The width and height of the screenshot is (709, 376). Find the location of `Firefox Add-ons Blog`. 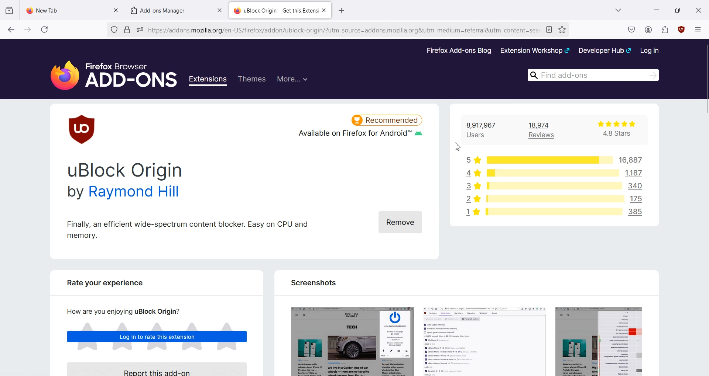

Firefox Add-ons Blog is located at coordinates (459, 51).